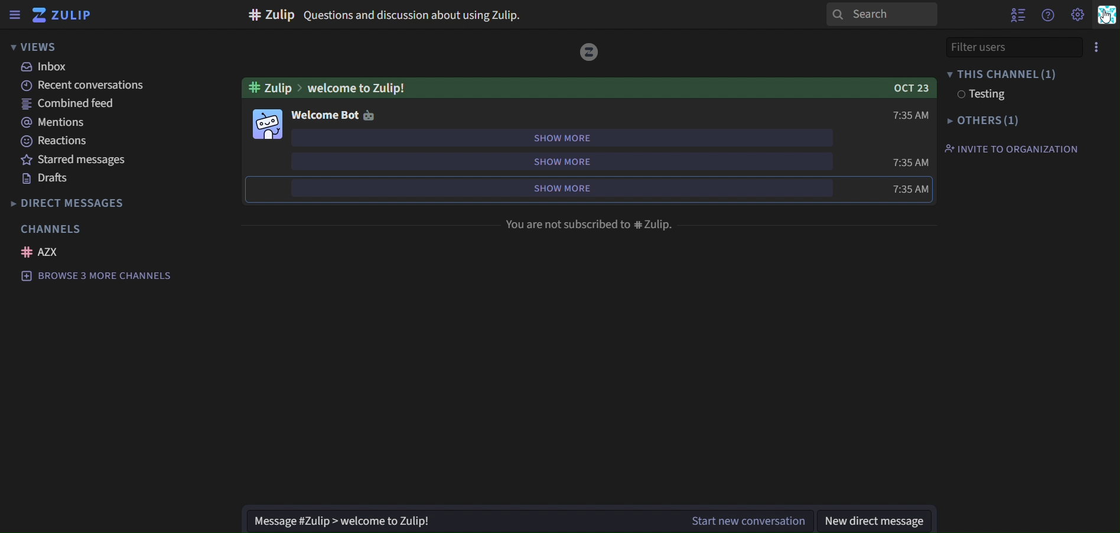  What do you see at coordinates (1108, 19) in the screenshot?
I see `cursor` at bounding box center [1108, 19].